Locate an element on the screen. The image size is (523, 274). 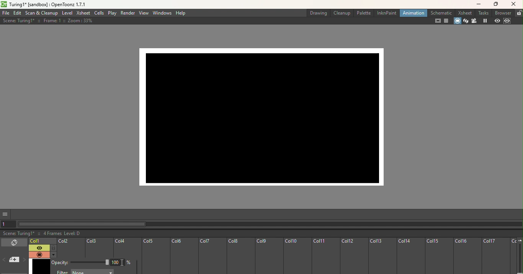
Camera stand view is located at coordinates (458, 21).